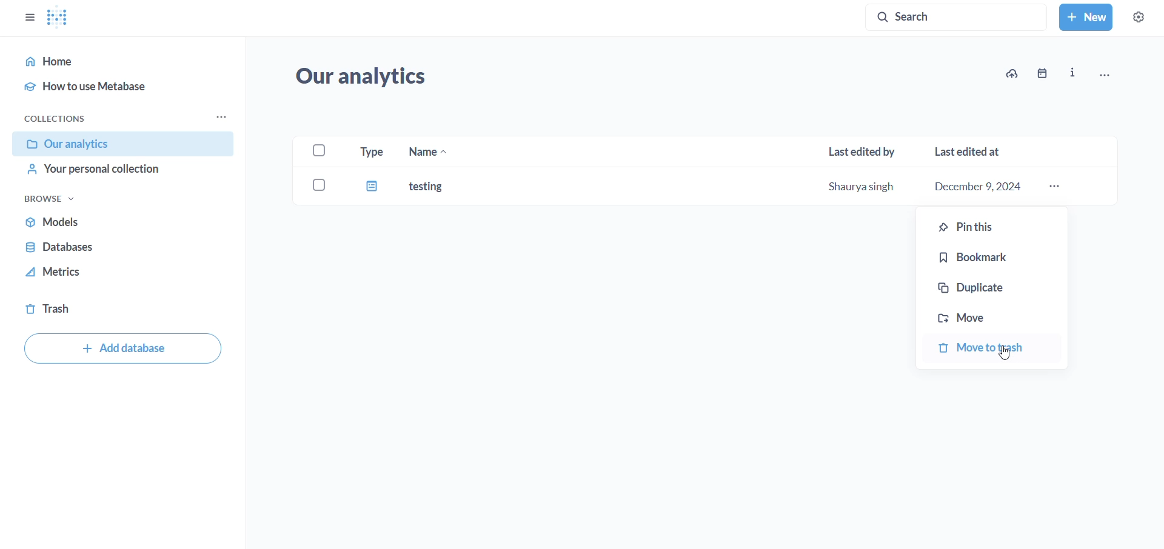  I want to click on testing dashboard, so click(443, 185).